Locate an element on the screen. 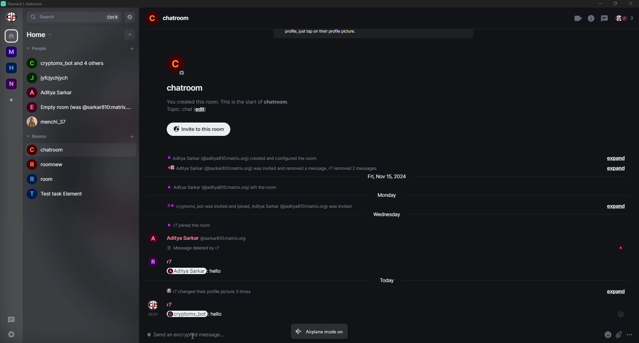  cursor is located at coordinates (193, 335).